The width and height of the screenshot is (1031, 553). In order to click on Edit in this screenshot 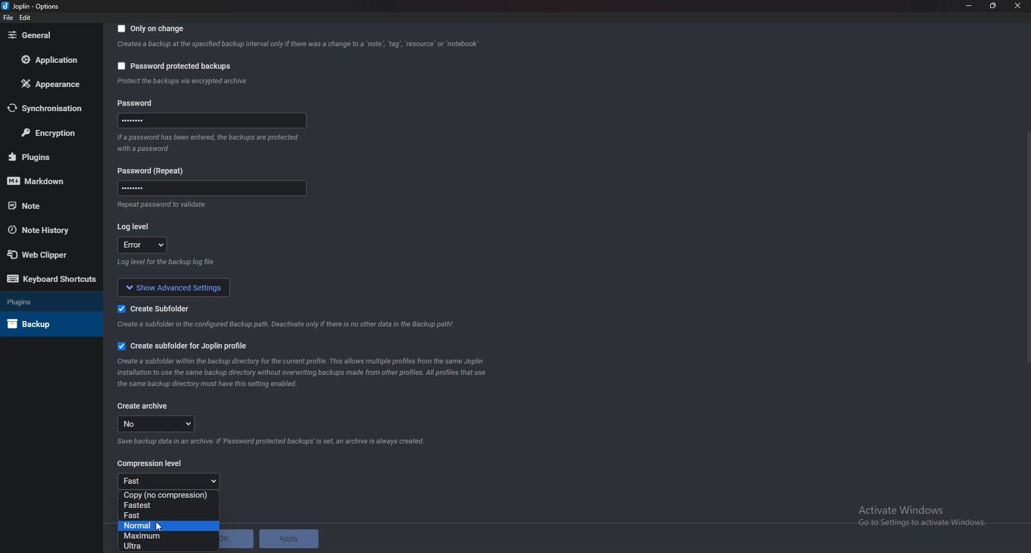, I will do `click(26, 18)`.